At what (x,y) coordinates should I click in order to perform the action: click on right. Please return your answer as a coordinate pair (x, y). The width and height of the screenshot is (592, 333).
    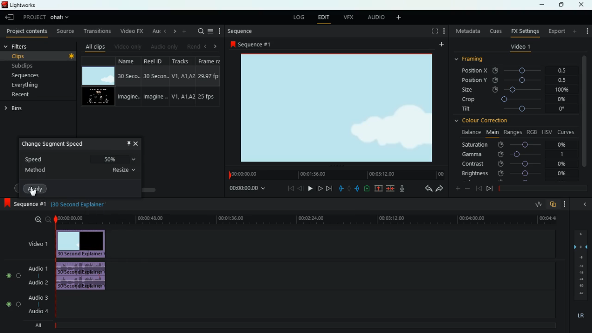
    Looking at the image, I should click on (215, 46).